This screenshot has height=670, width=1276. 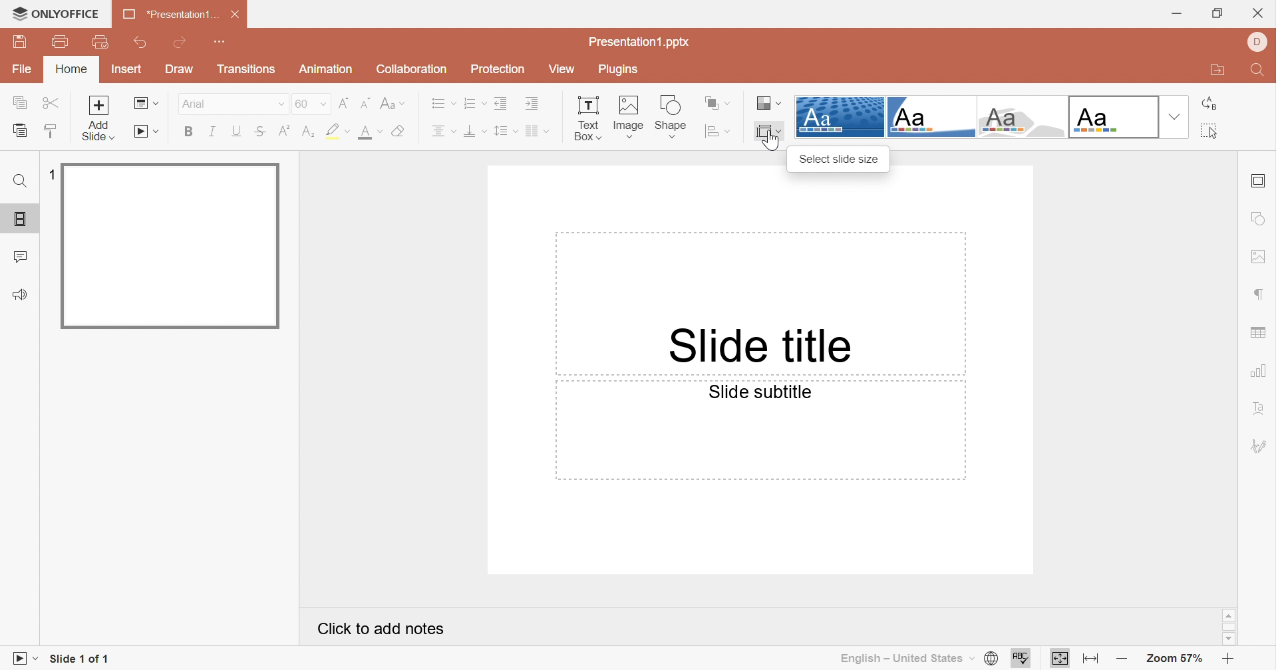 I want to click on Cut, so click(x=49, y=102).